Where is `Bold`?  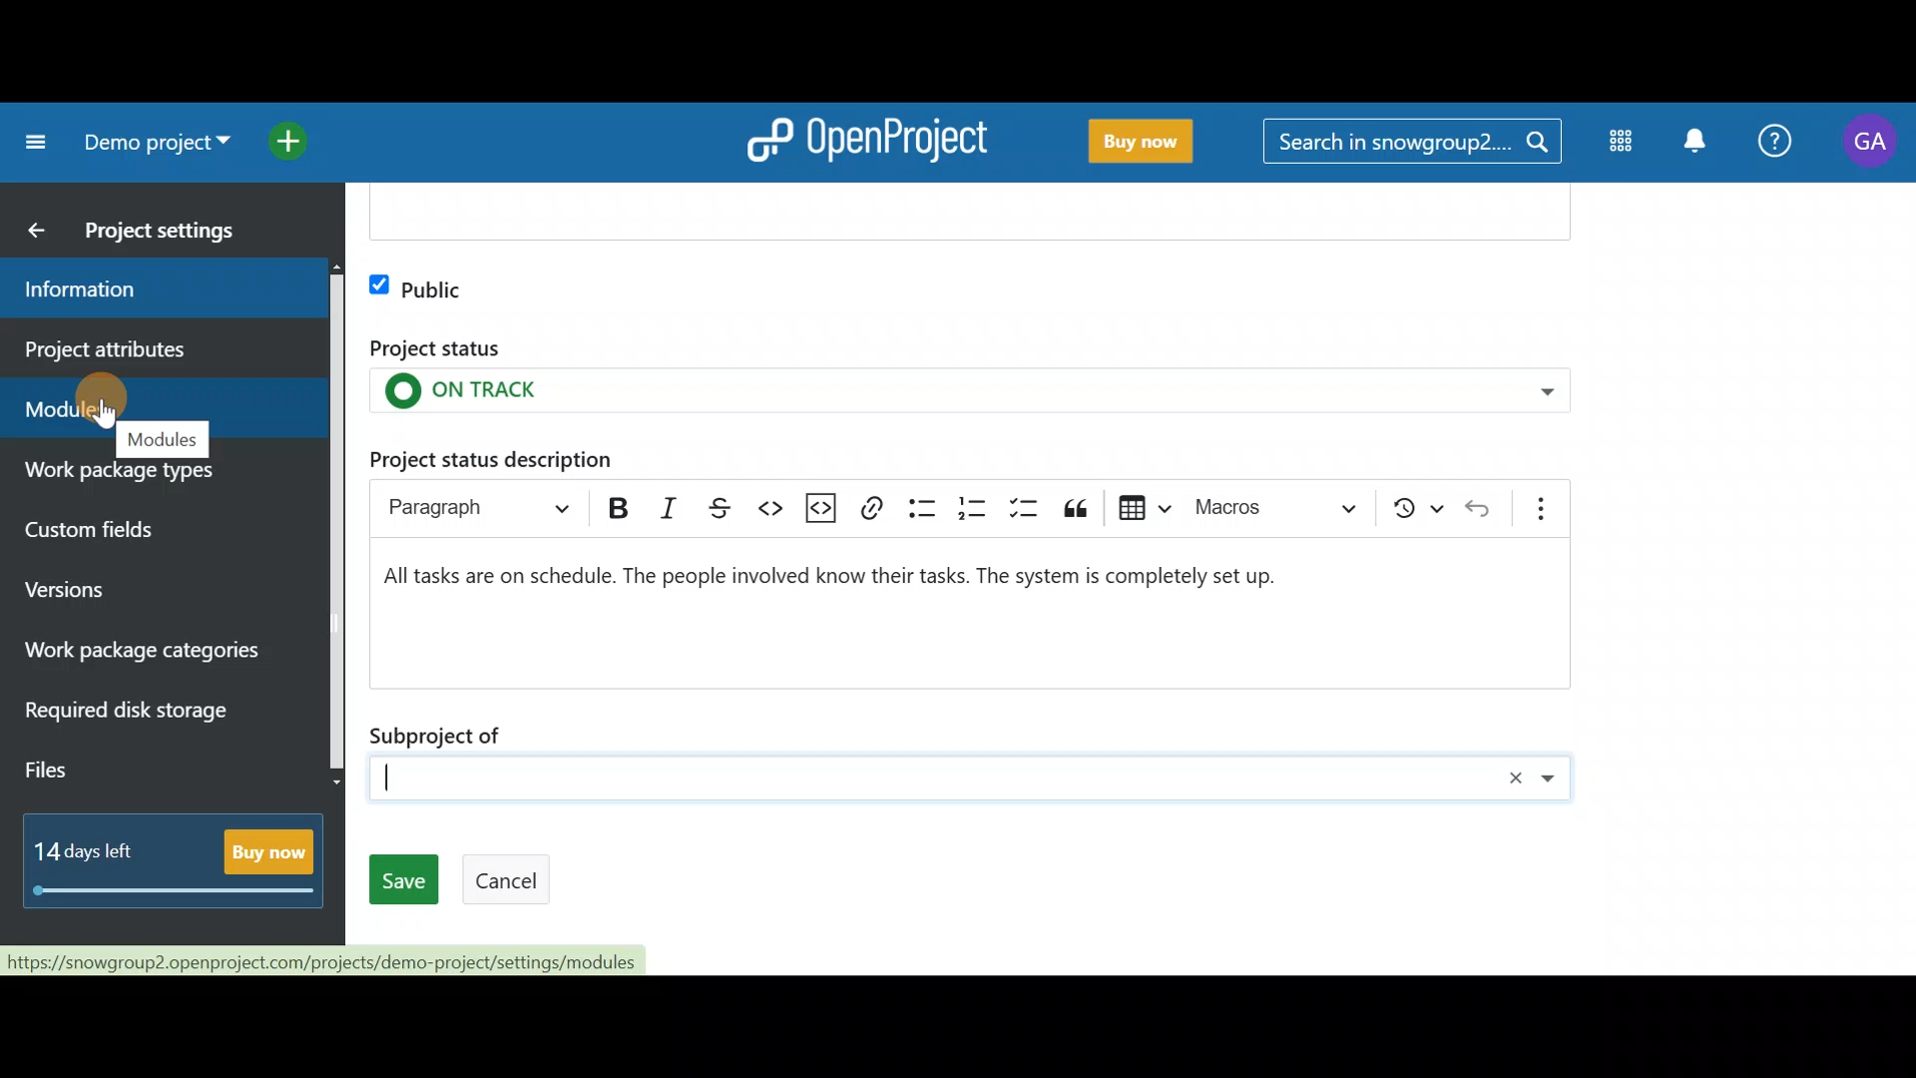
Bold is located at coordinates (615, 503).